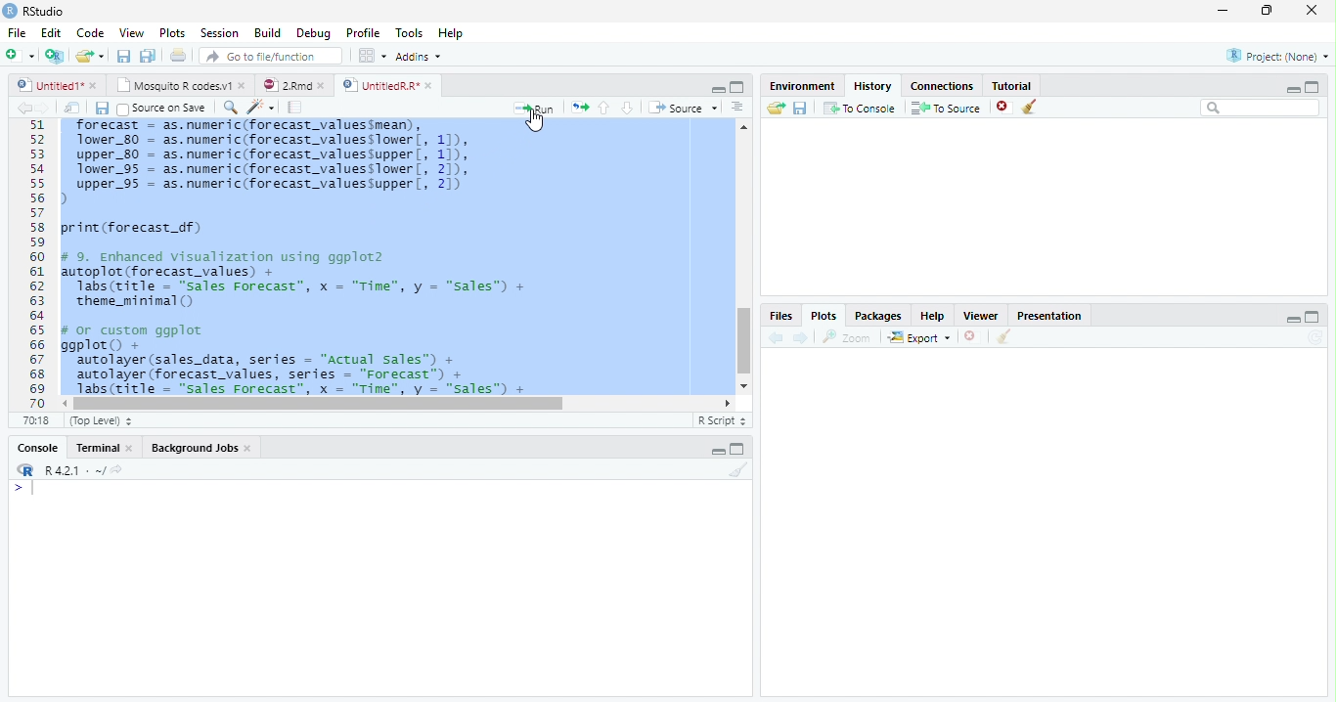  What do you see at coordinates (271, 56) in the screenshot?
I see `Go to file/function` at bounding box center [271, 56].